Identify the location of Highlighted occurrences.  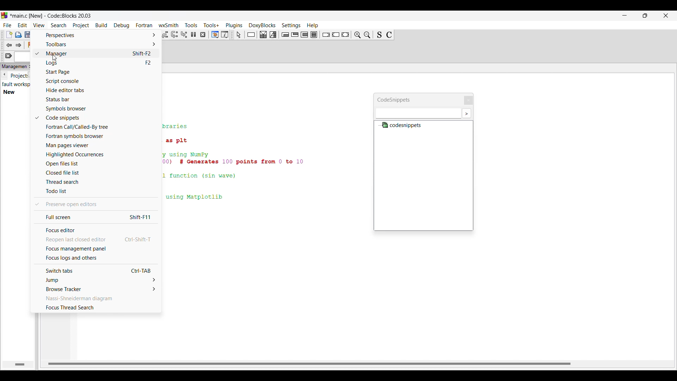
(99, 155).